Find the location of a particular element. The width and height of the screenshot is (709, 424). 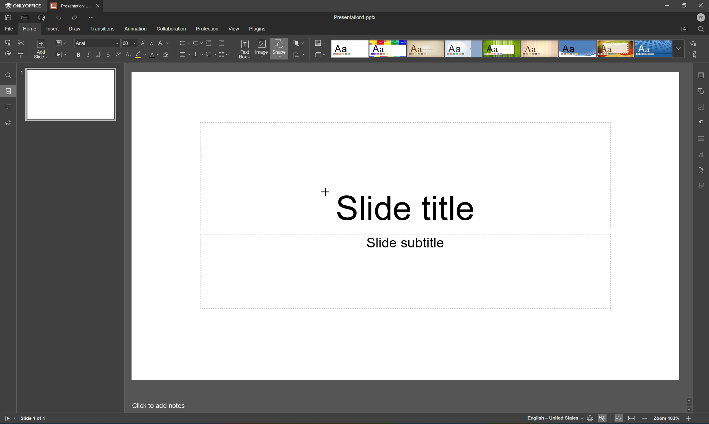

Font is located at coordinates (97, 43).